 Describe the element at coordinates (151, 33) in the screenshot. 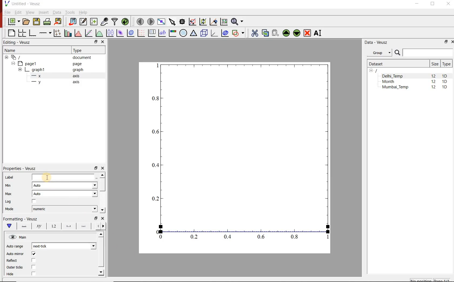

I see `plot key` at that location.